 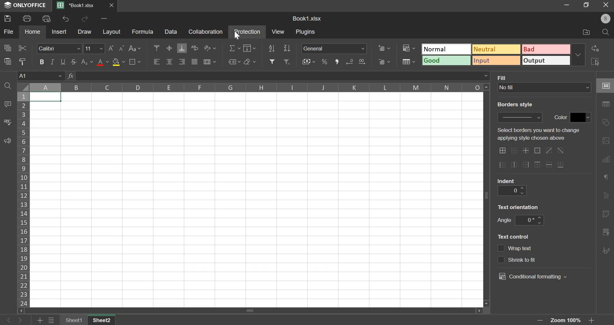 What do you see at coordinates (51, 321) in the screenshot?
I see `menu` at bounding box center [51, 321].